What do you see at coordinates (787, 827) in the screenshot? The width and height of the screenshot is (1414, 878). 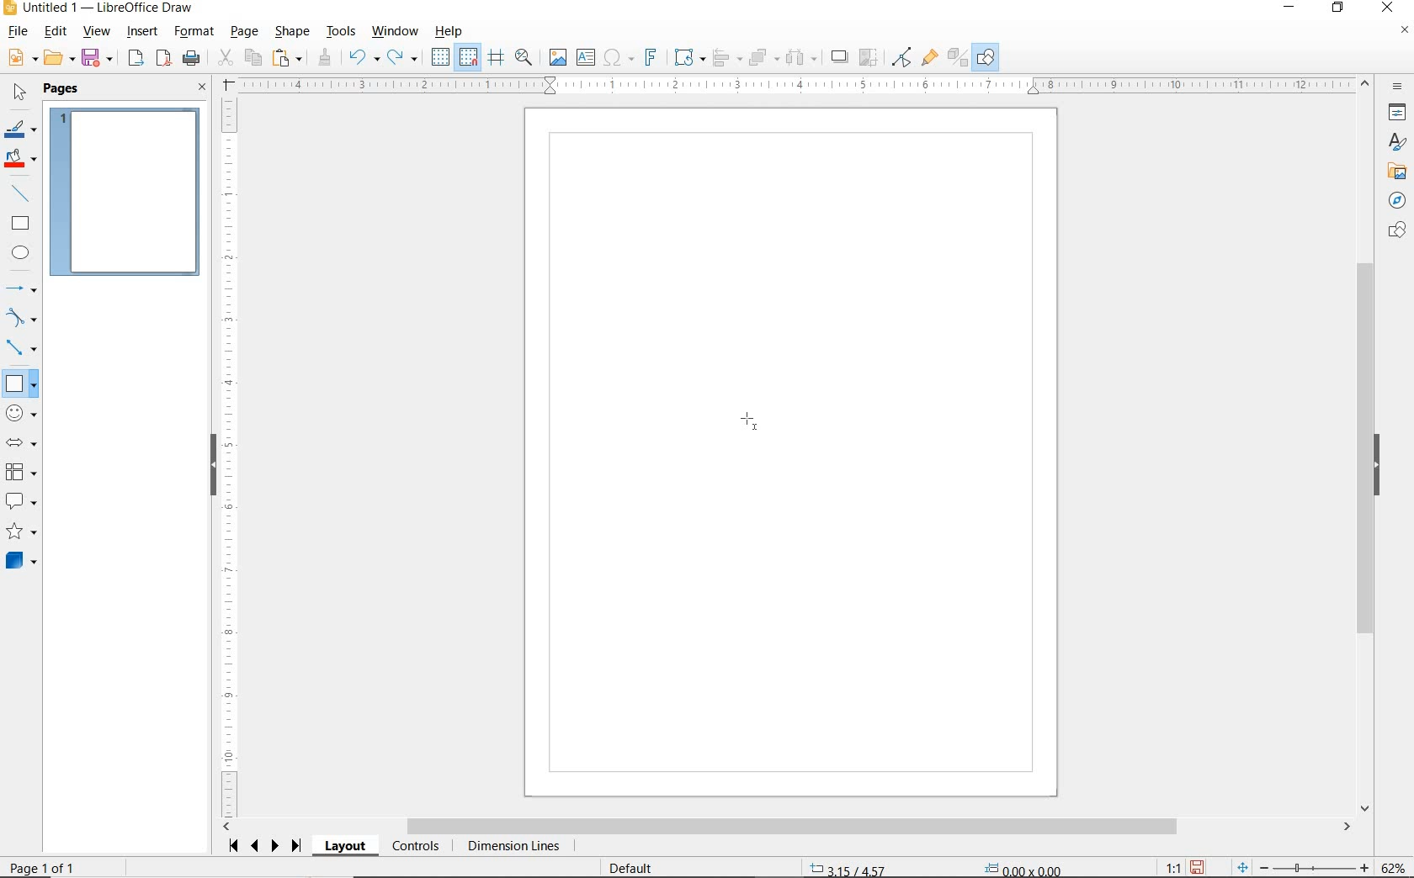 I see `SCROLLBAR` at bounding box center [787, 827].